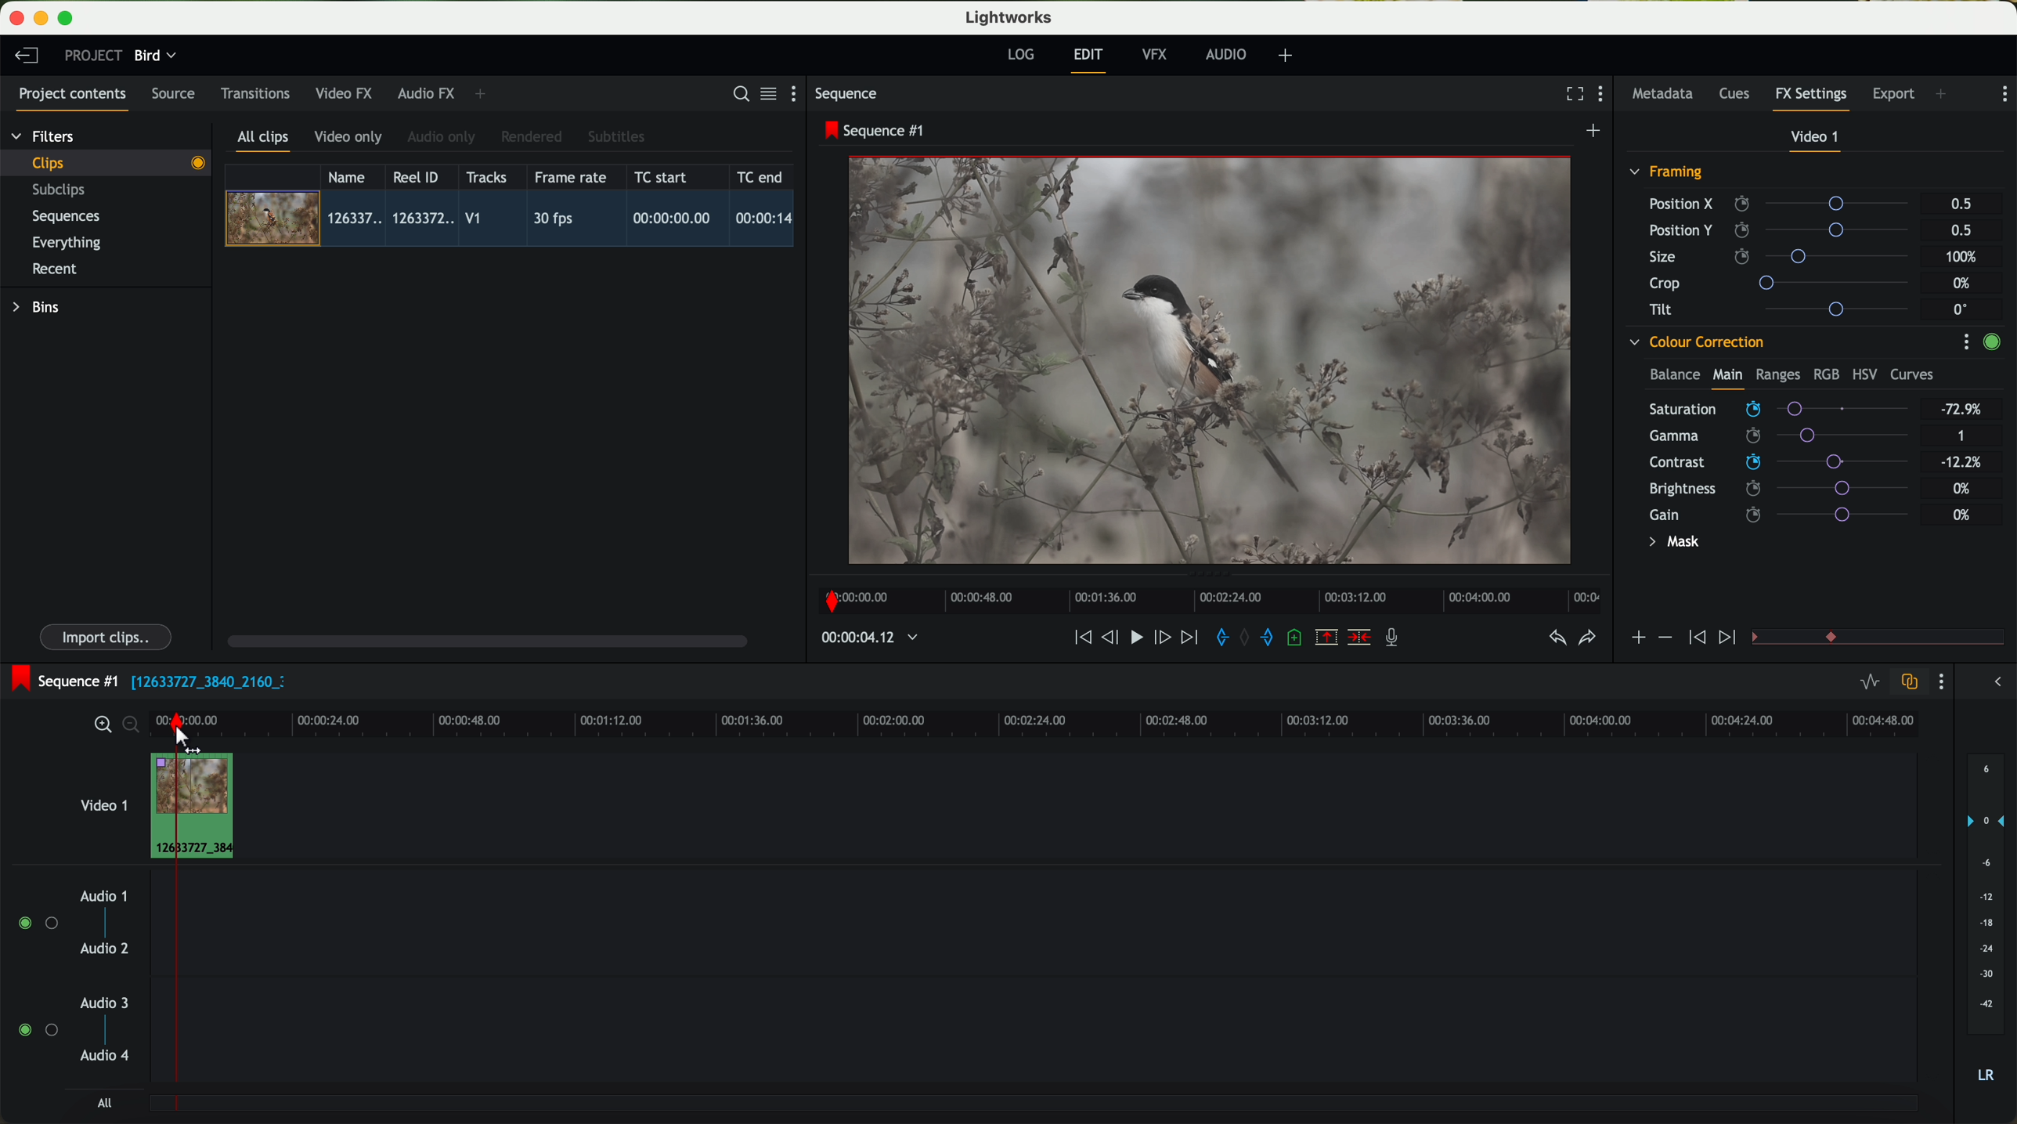  Describe the element at coordinates (1226, 54) in the screenshot. I see `audio` at that location.